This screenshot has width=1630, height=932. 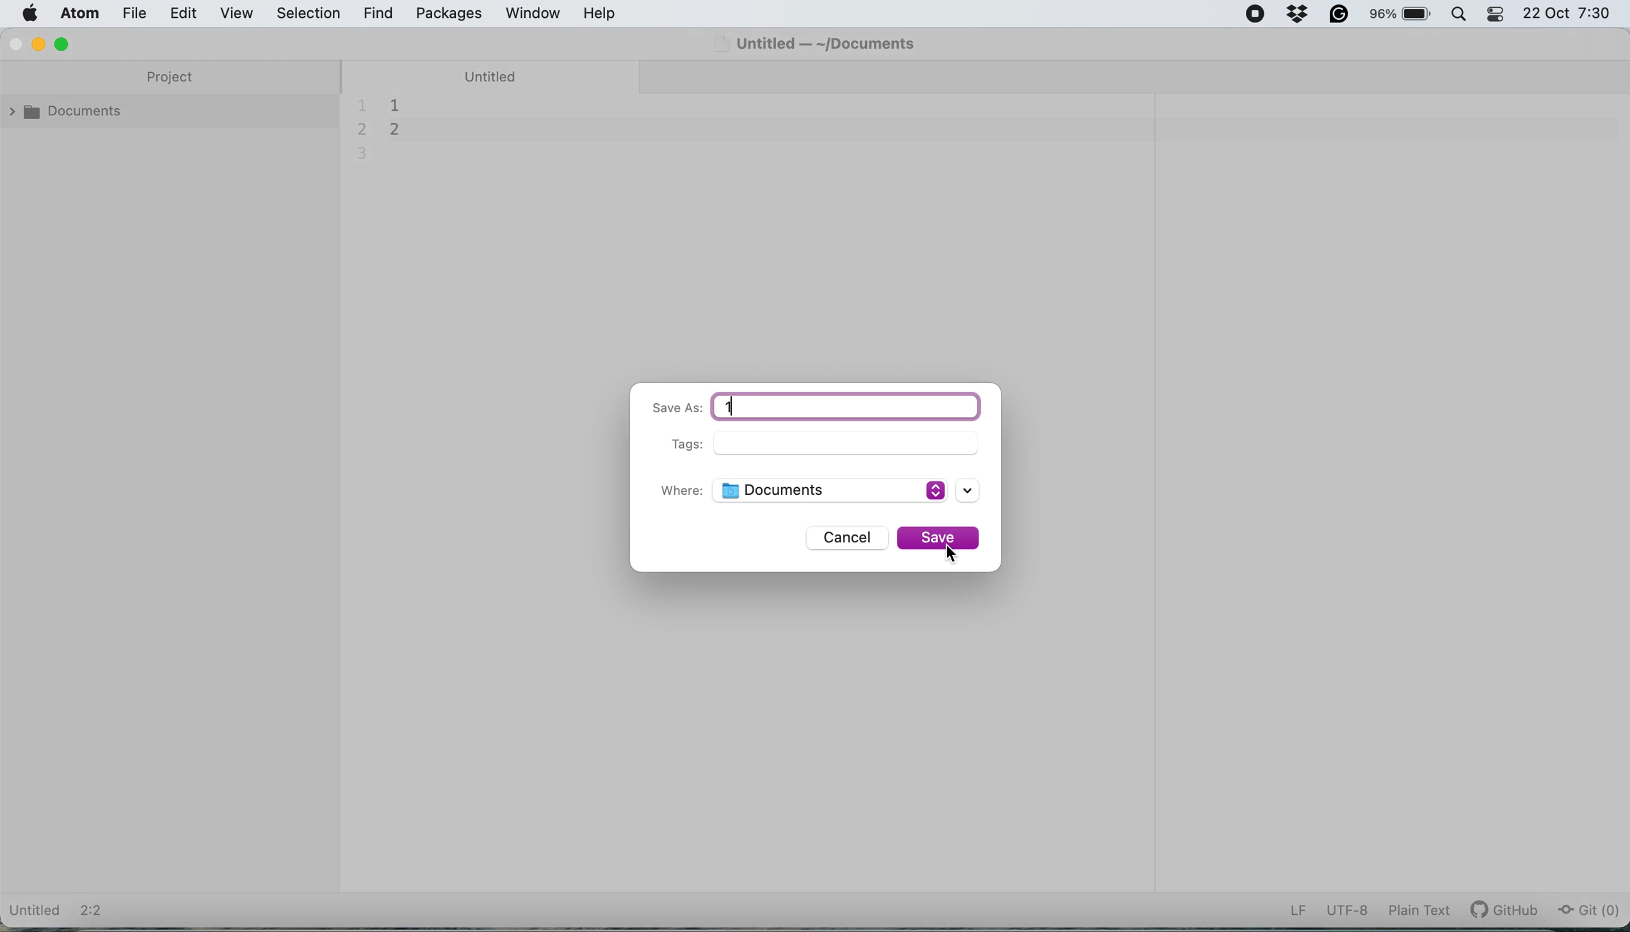 I want to click on window, so click(x=534, y=13).